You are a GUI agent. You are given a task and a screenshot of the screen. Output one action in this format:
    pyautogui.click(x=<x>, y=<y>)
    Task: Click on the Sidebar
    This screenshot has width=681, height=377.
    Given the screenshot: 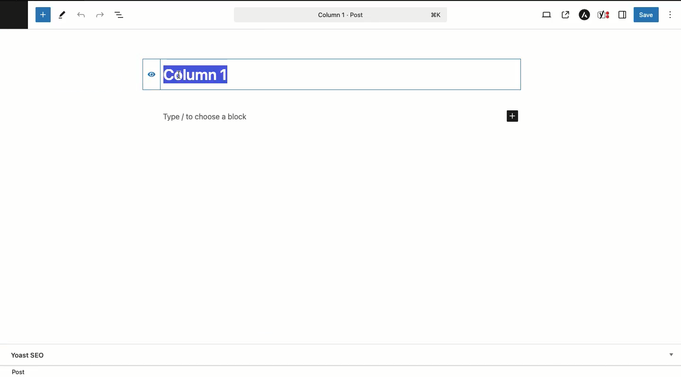 What is the action you would take?
    pyautogui.click(x=623, y=15)
    